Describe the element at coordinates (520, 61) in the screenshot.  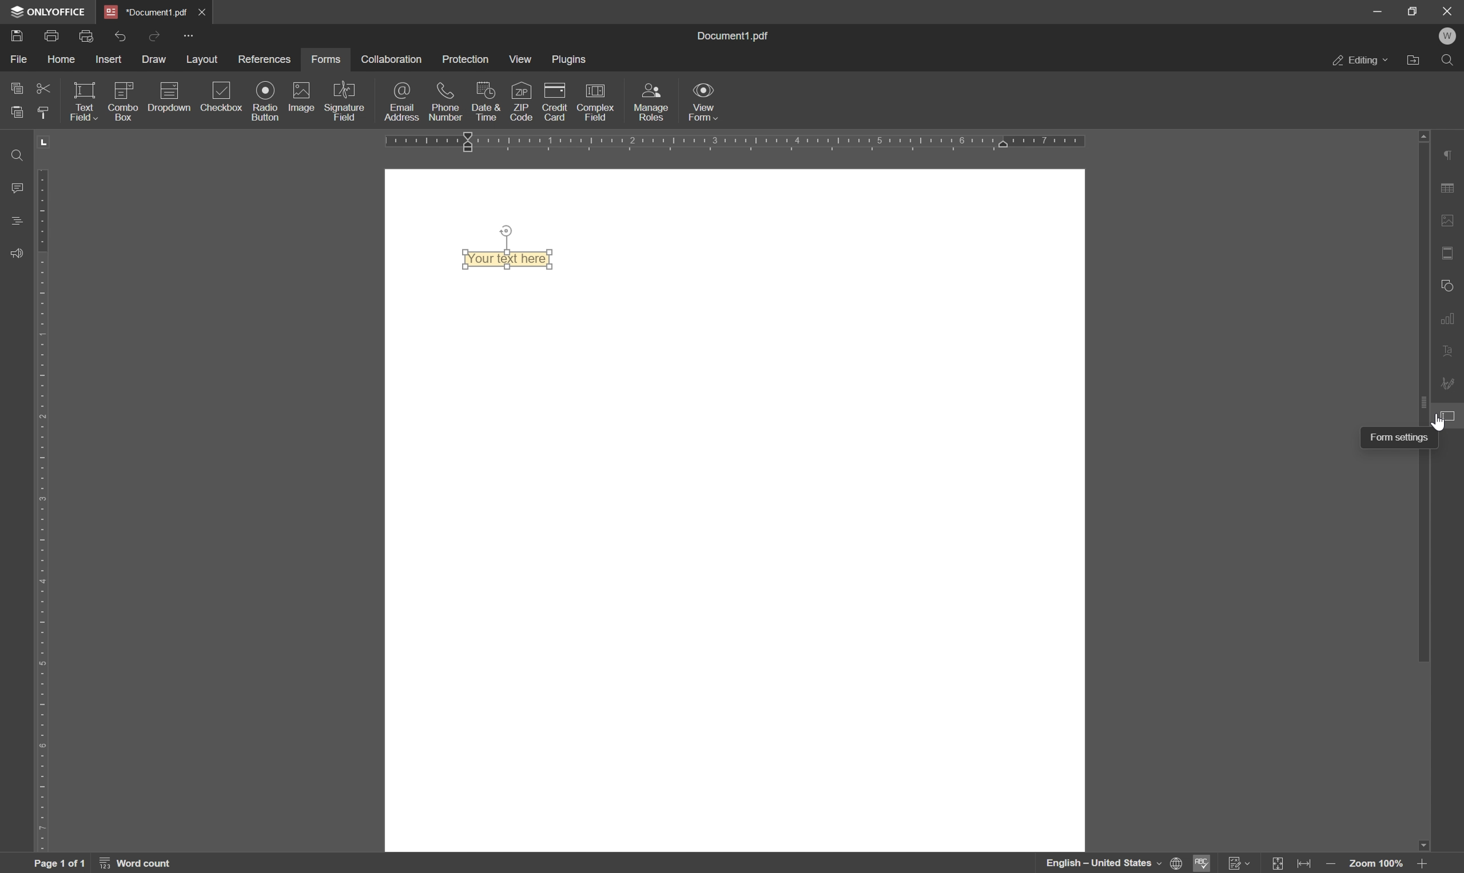
I see `view` at that location.